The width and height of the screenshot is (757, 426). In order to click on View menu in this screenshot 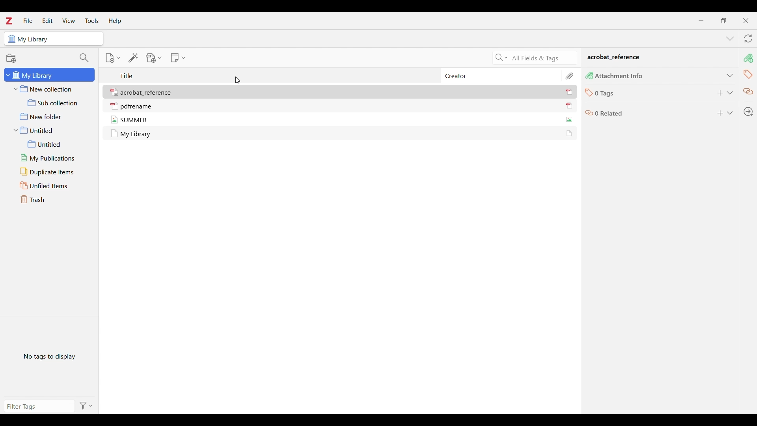, I will do `click(69, 21)`.